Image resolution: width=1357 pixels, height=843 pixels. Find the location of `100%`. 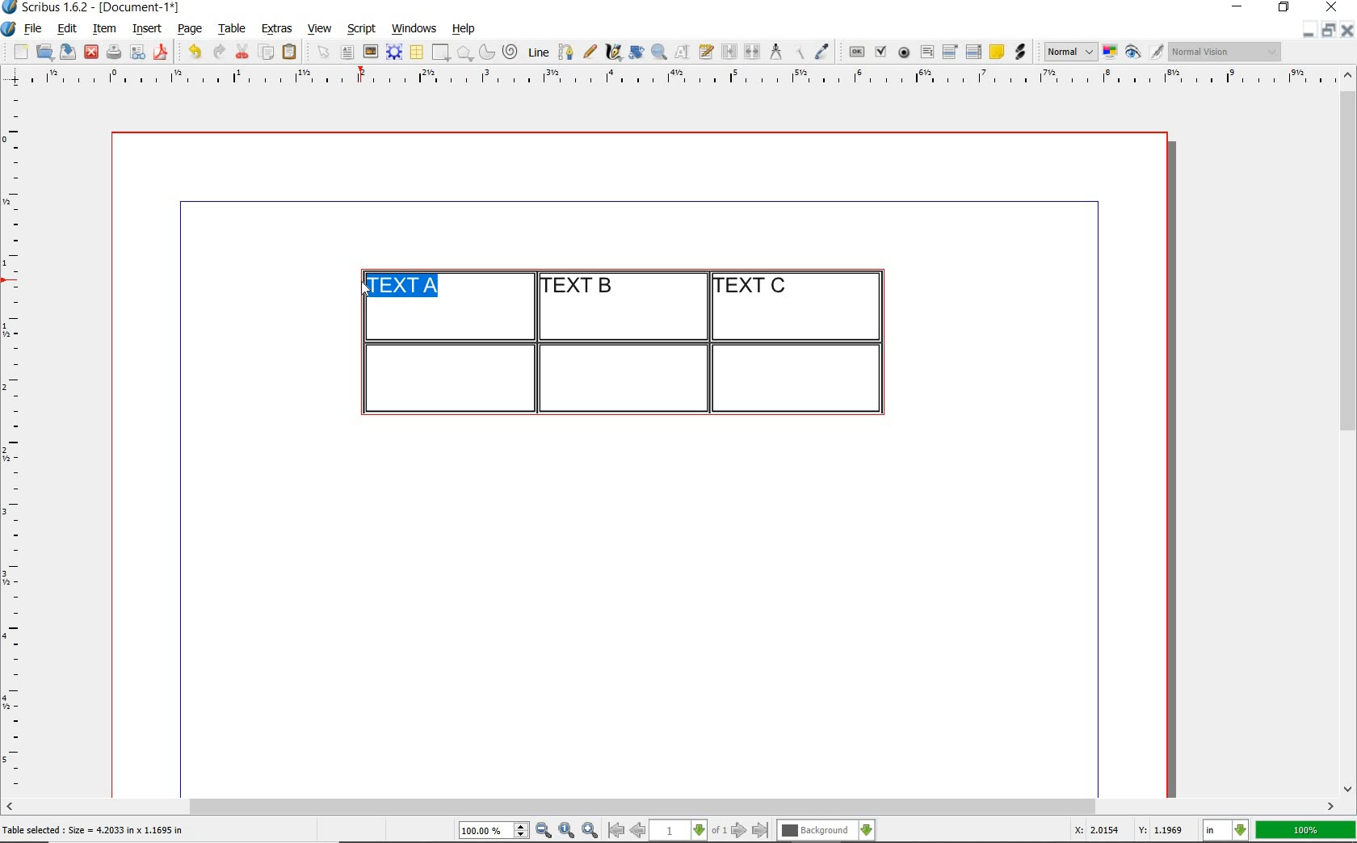

100% is located at coordinates (1307, 830).